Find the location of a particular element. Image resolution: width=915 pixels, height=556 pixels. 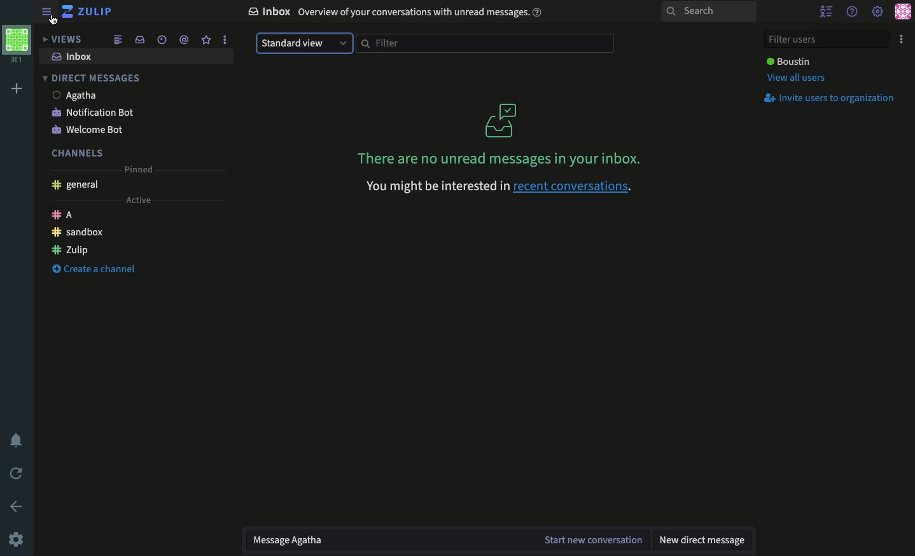

Notification is located at coordinates (15, 439).